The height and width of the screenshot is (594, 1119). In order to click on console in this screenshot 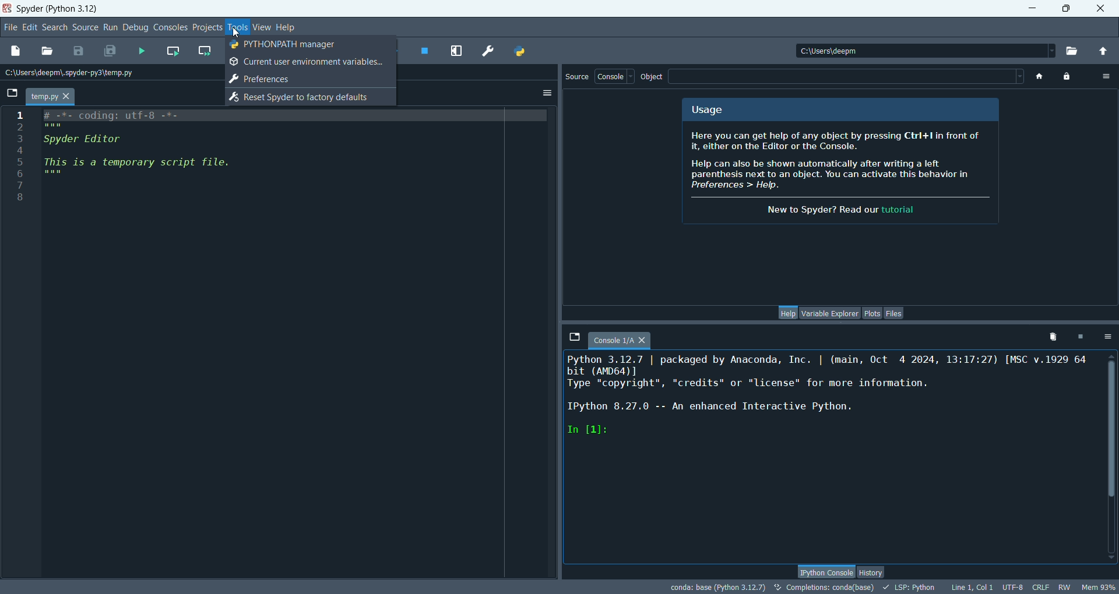, I will do `click(624, 338)`.